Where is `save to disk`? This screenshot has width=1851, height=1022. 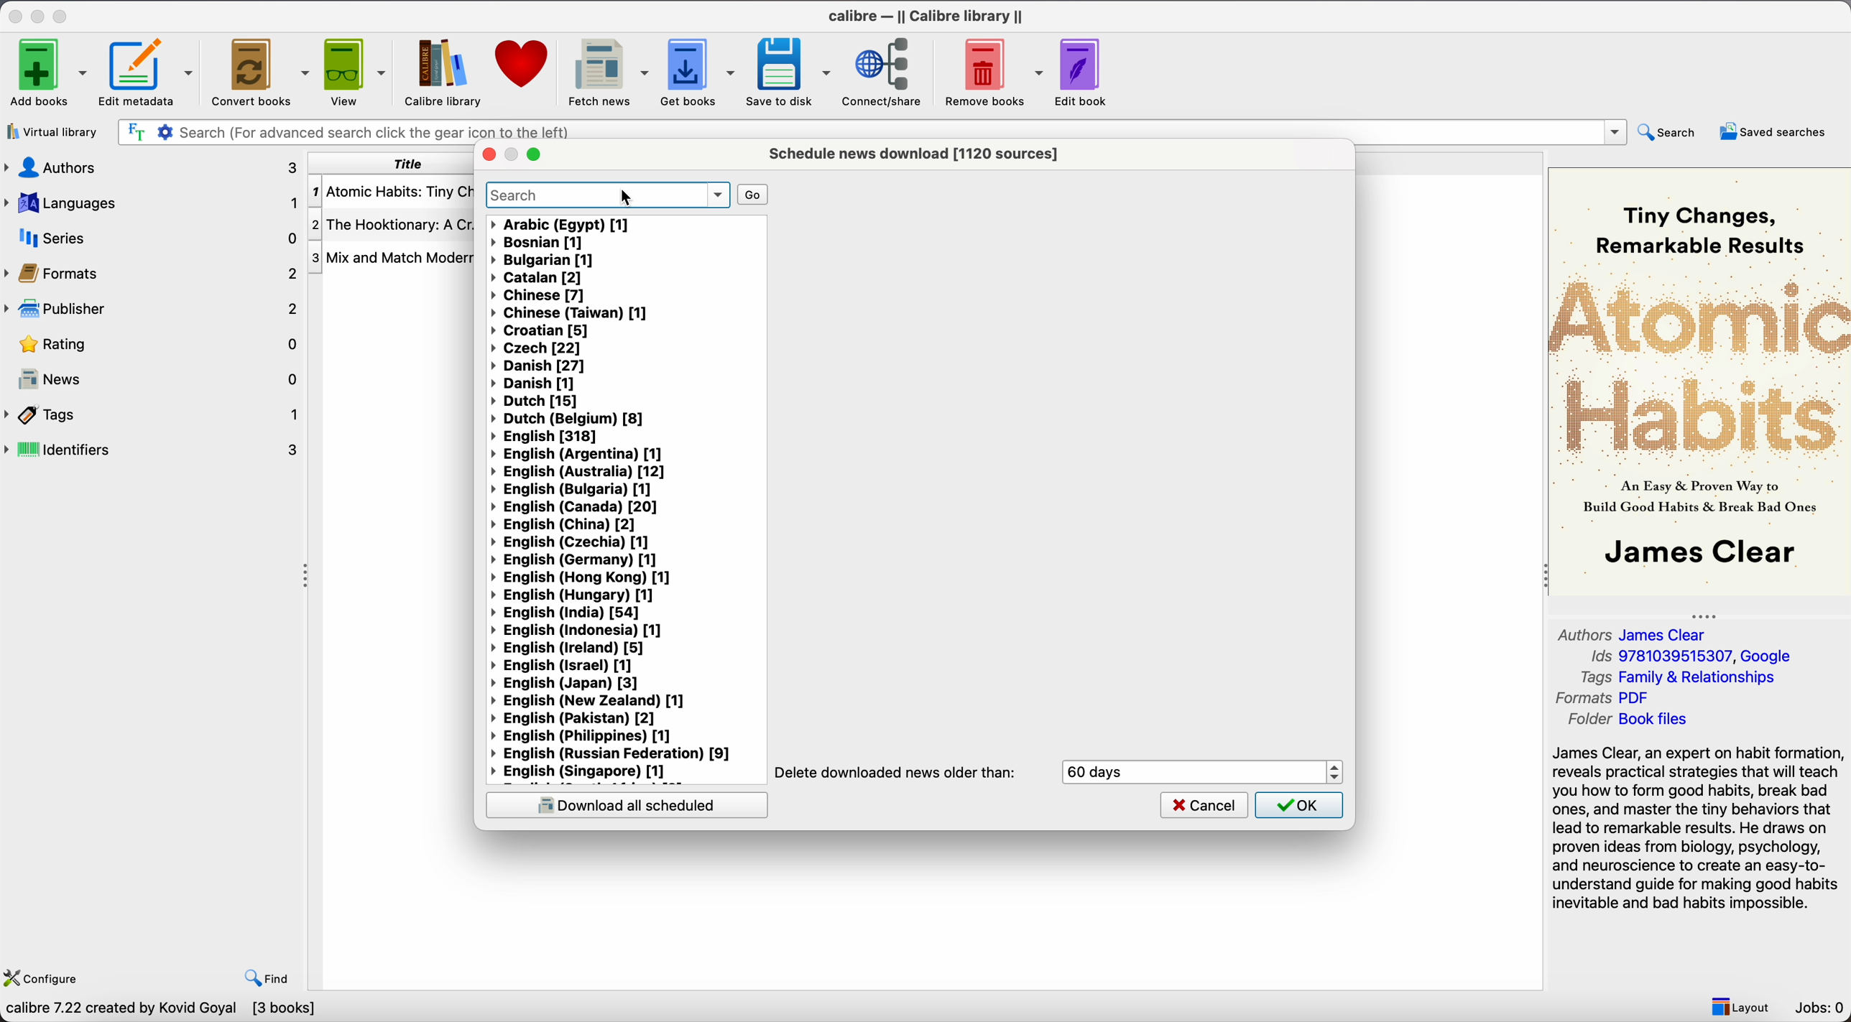 save to disk is located at coordinates (789, 72).